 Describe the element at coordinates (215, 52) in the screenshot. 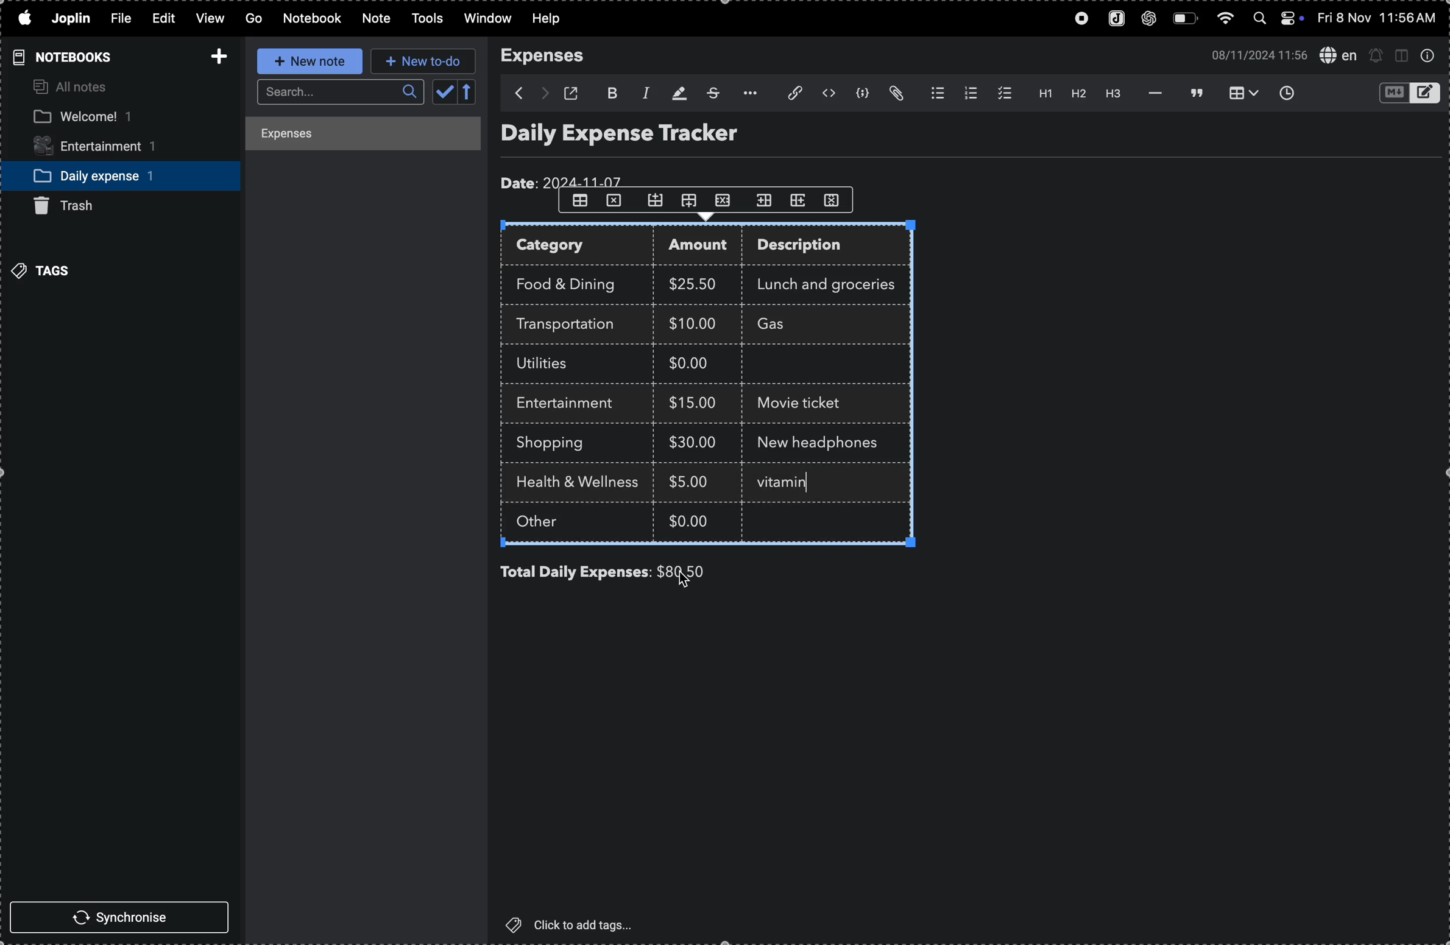

I see `add` at that location.